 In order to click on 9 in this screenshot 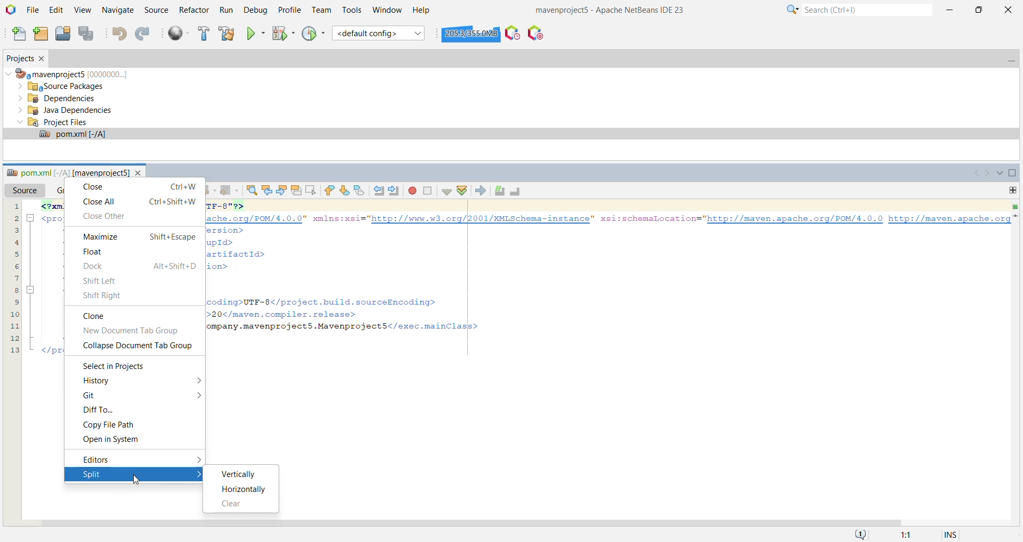, I will do `click(13, 300)`.